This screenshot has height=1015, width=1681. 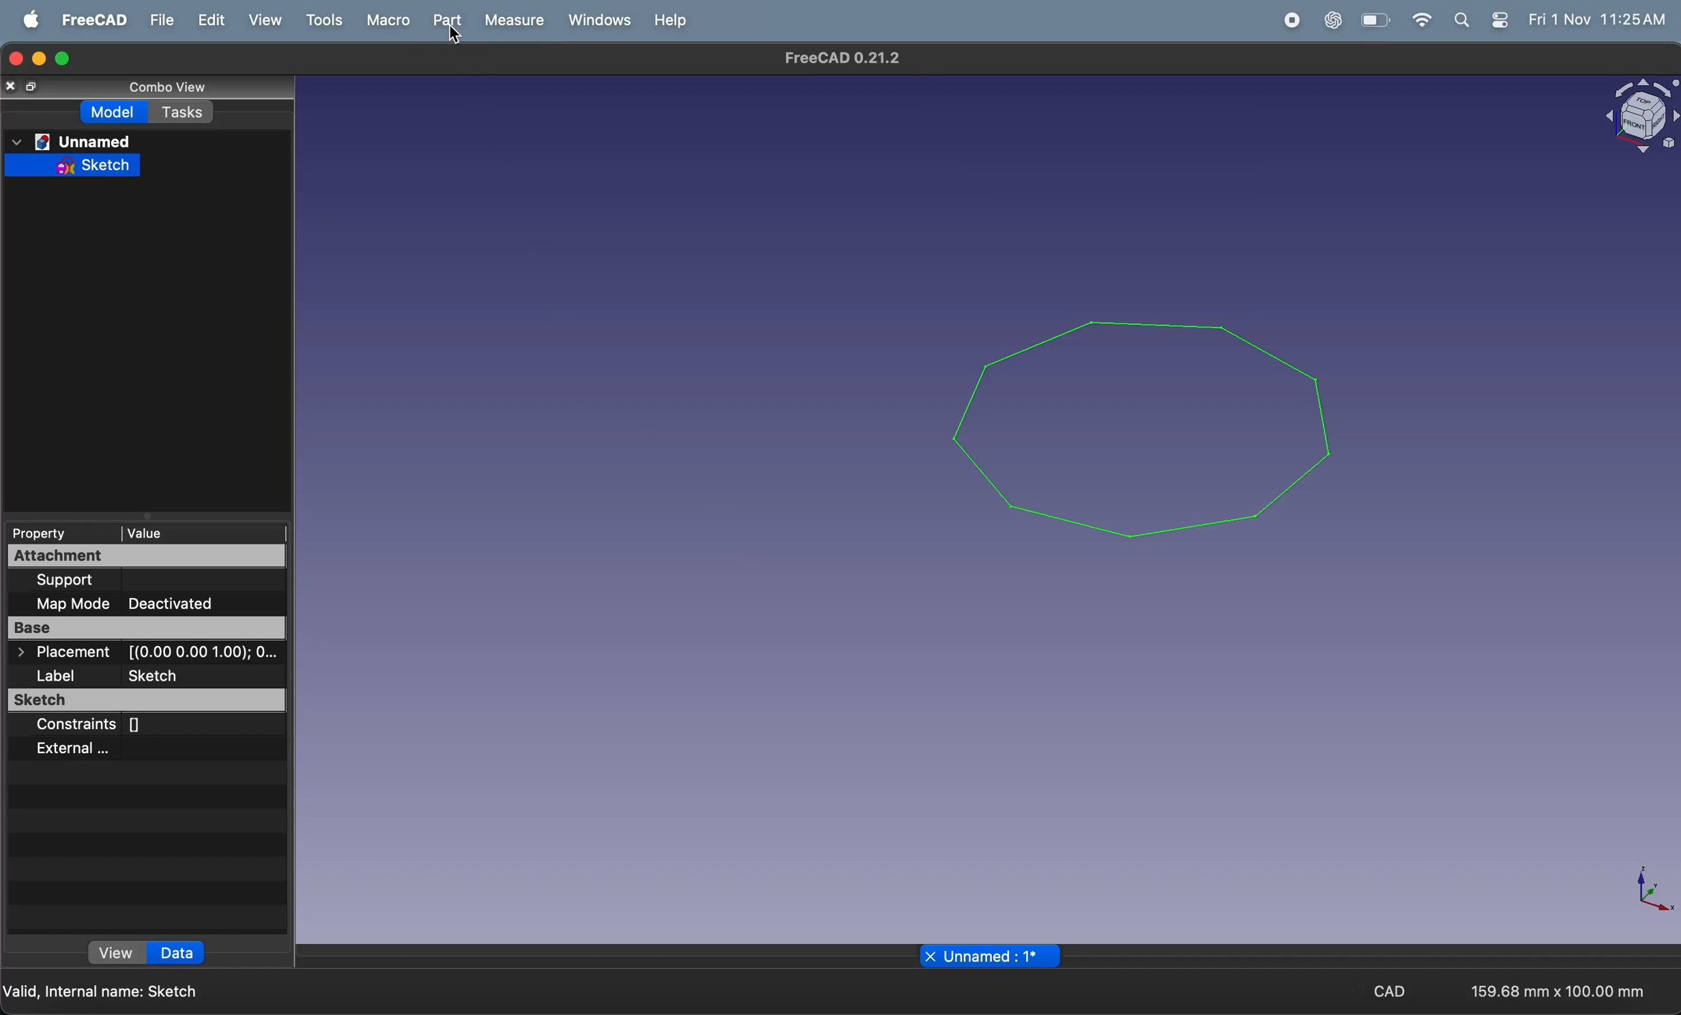 I want to click on windows, so click(x=597, y=21).